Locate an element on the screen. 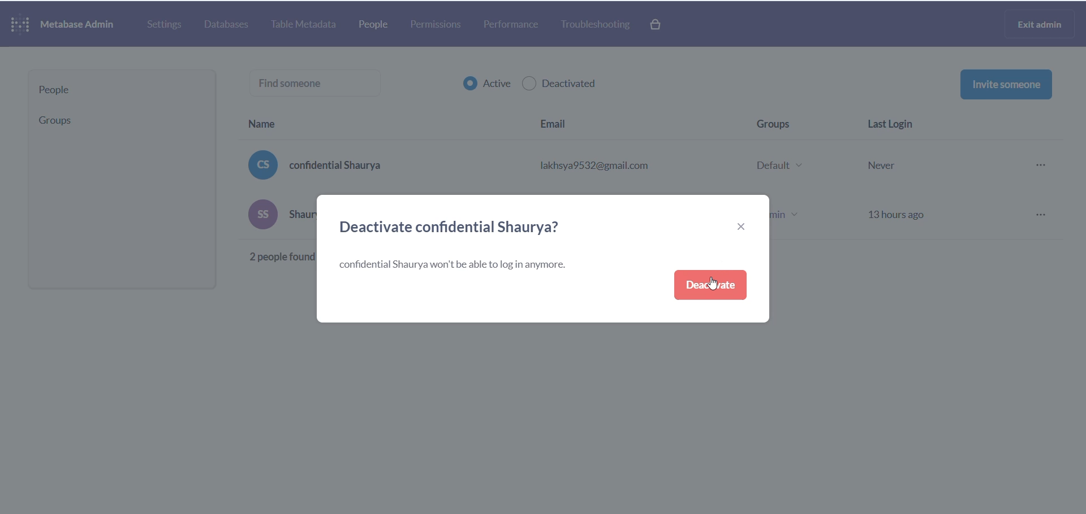 Image resolution: width=1086 pixels, height=514 pixels. table metadata is located at coordinates (304, 24).